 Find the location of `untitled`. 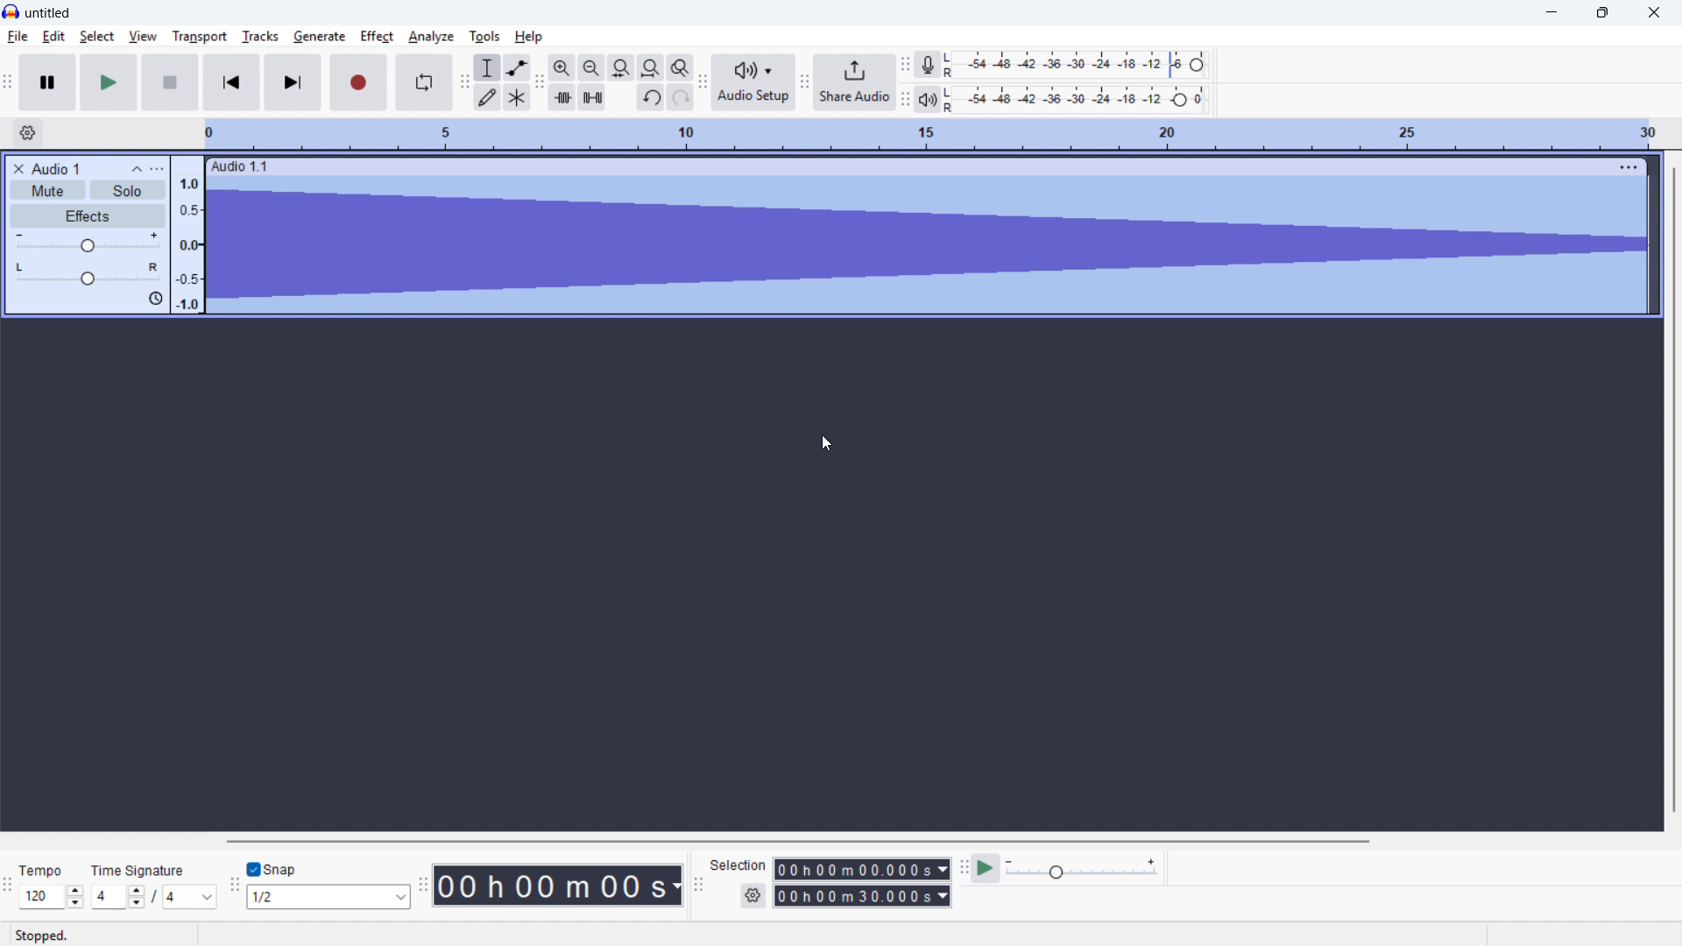

untitled is located at coordinates (49, 11).